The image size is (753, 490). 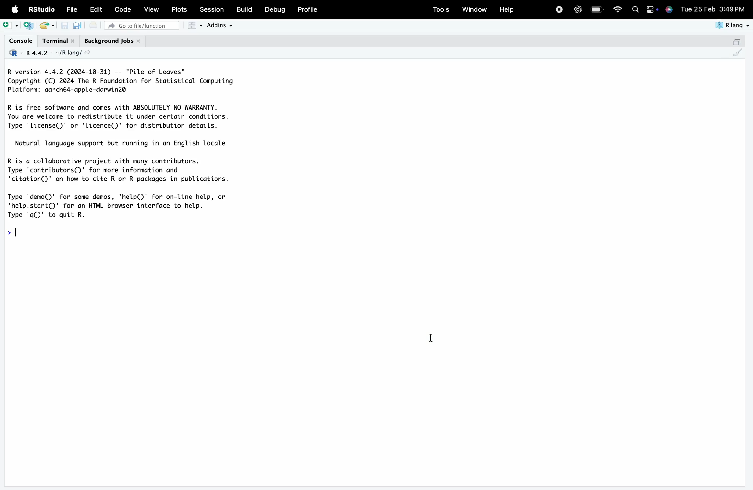 I want to click on Help, so click(x=506, y=9).